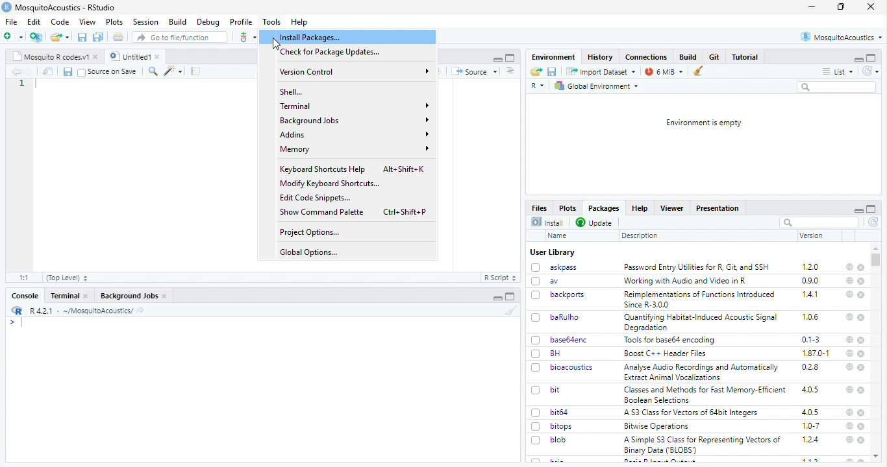 This screenshot has width=887, height=467. Describe the element at coordinates (705, 394) in the screenshot. I see `Classes and Methods for Fast Memory-Efficient
[rrr —` at that location.